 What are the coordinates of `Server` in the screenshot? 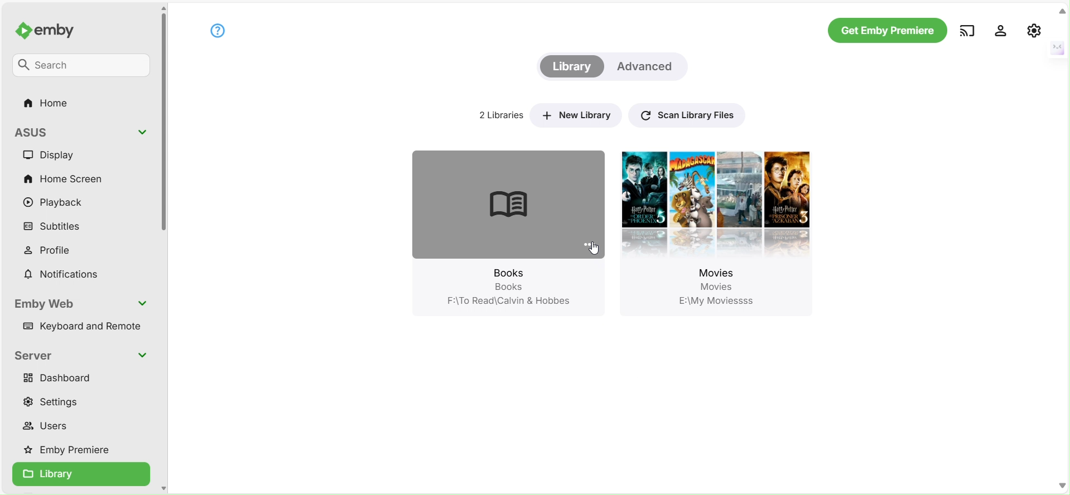 It's located at (36, 356).